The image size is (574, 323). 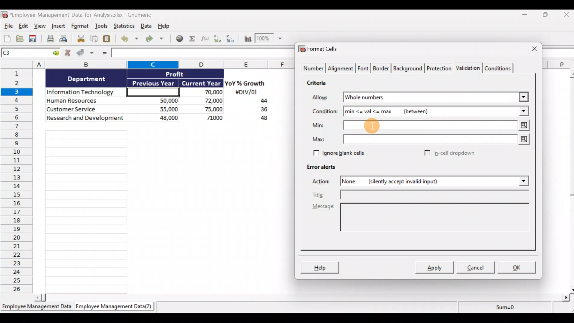 What do you see at coordinates (201, 83) in the screenshot?
I see `Current Year` at bounding box center [201, 83].